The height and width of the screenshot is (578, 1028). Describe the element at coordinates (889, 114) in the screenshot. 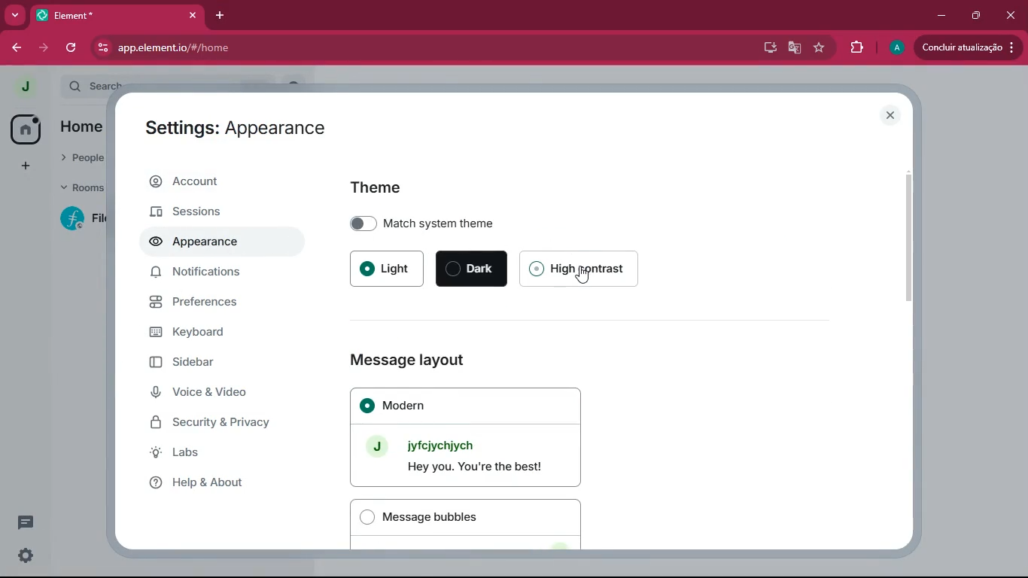

I see `close` at that location.